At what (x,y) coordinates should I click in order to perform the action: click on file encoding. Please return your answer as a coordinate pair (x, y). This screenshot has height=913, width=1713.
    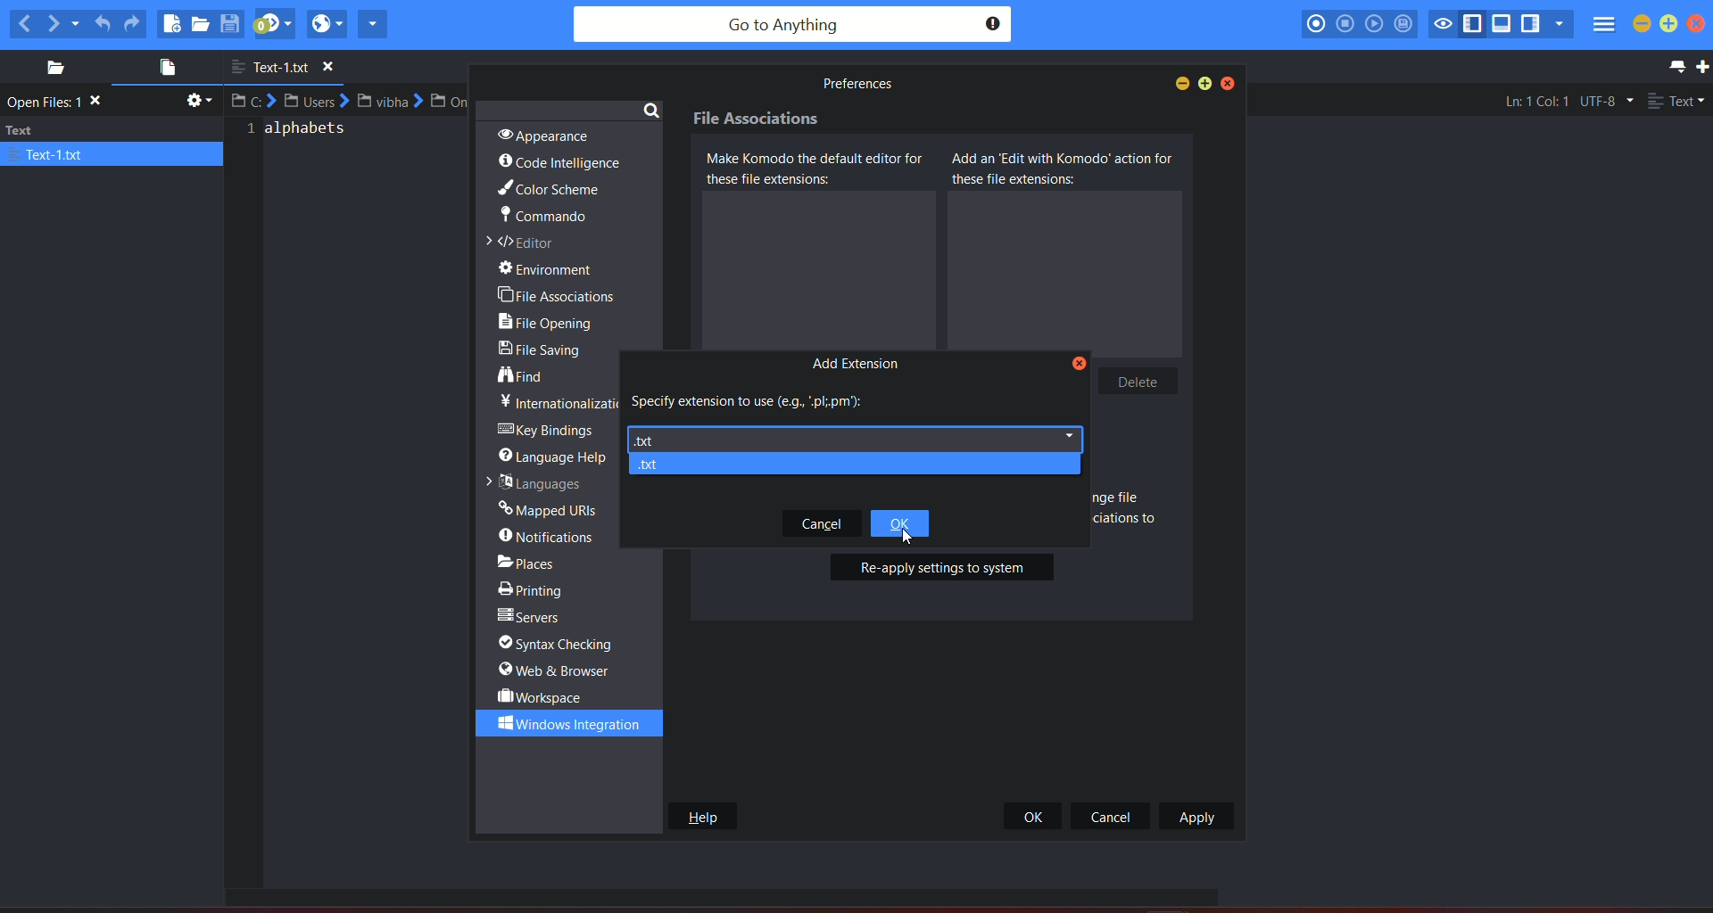
    Looking at the image, I should click on (1605, 101).